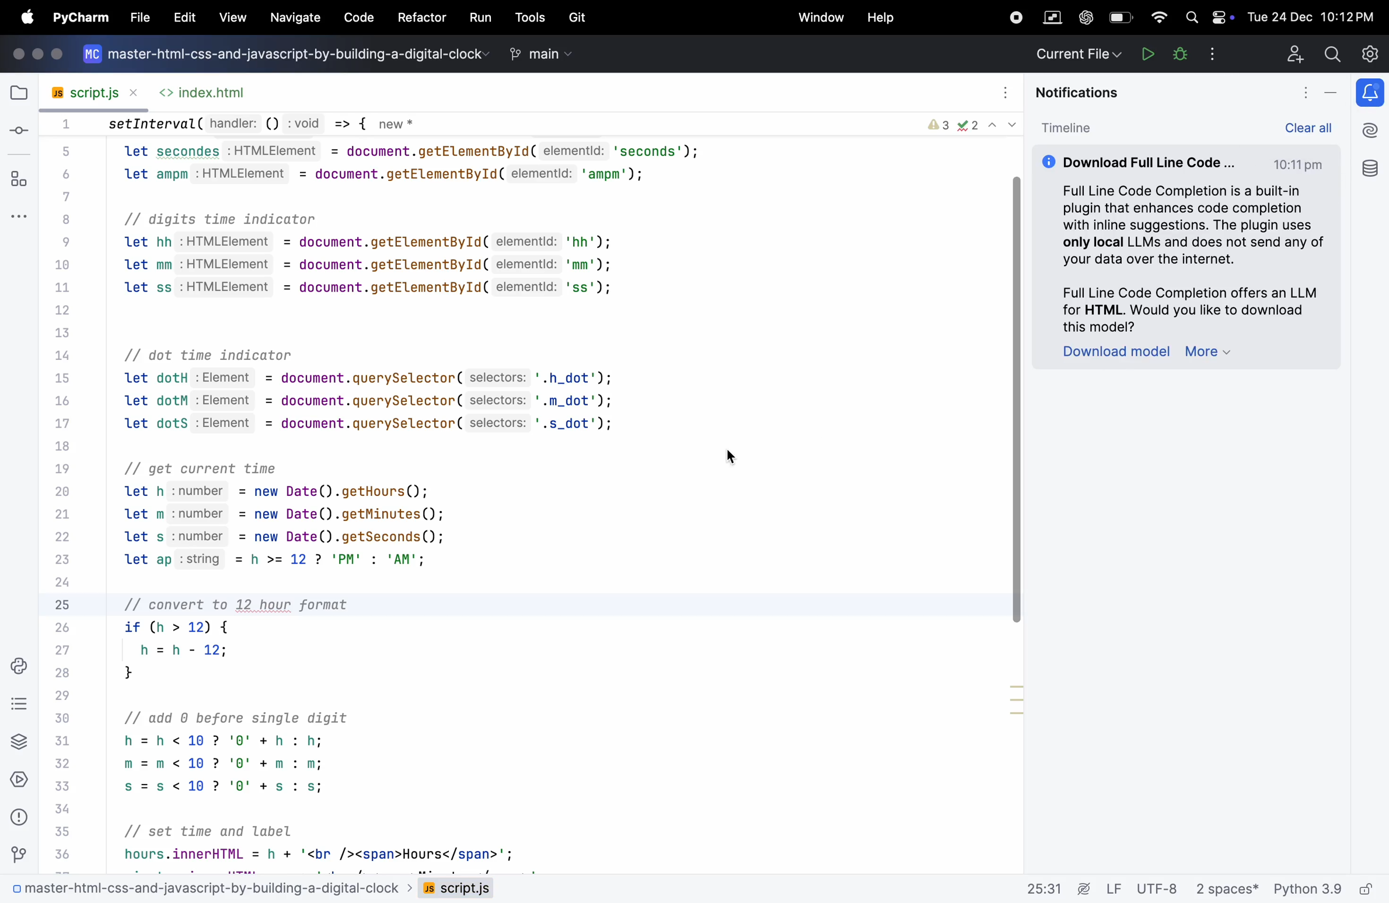  Describe the element at coordinates (1191, 17) in the screenshot. I see `search` at that location.